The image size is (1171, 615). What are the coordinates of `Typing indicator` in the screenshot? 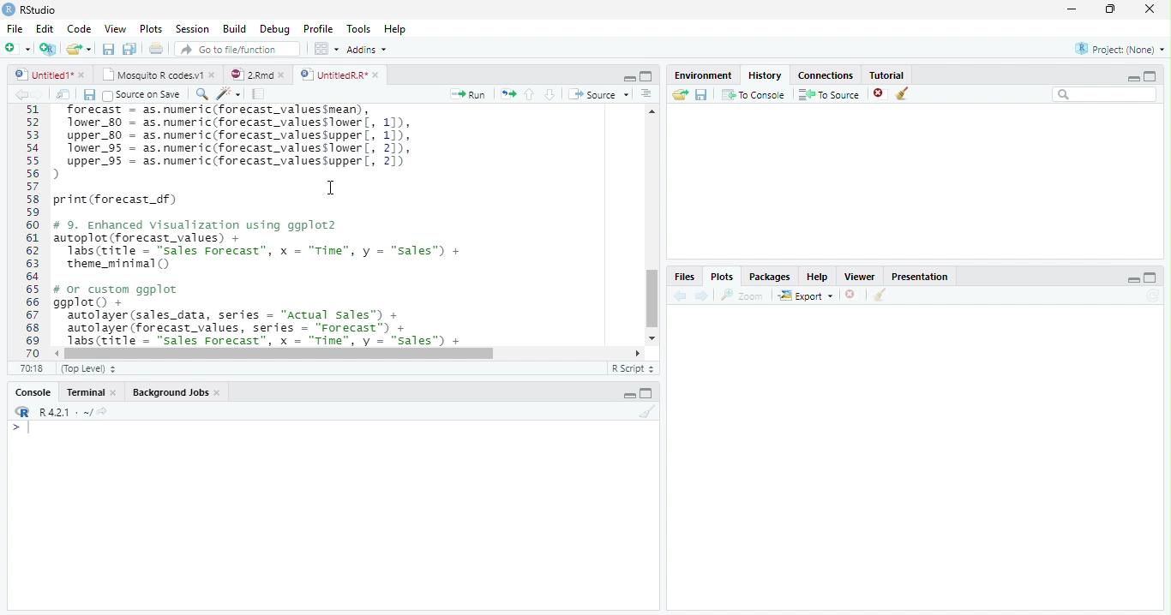 It's located at (24, 430).